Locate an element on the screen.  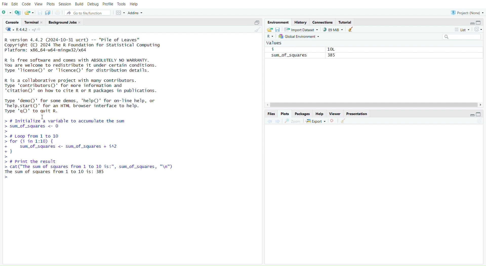
files is located at coordinates (271, 113).